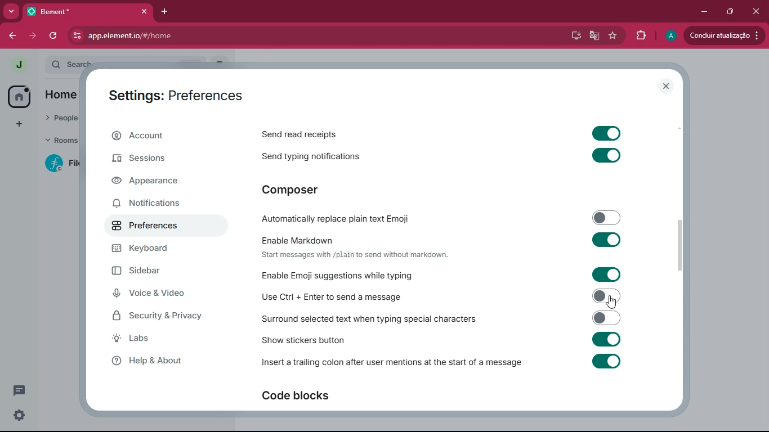 The width and height of the screenshot is (769, 432). What do you see at coordinates (593, 37) in the screenshot?
I see `google translate` at bounding box center [593, 37].